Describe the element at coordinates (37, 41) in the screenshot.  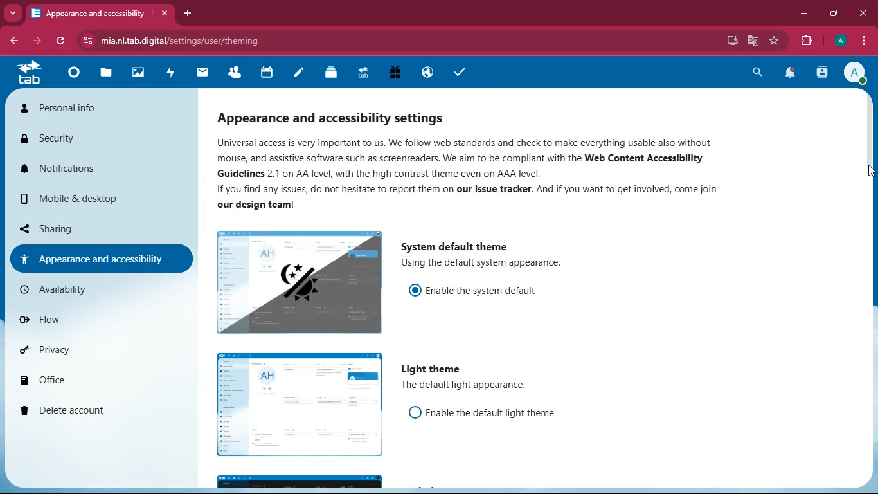
I see `forward` at that location.